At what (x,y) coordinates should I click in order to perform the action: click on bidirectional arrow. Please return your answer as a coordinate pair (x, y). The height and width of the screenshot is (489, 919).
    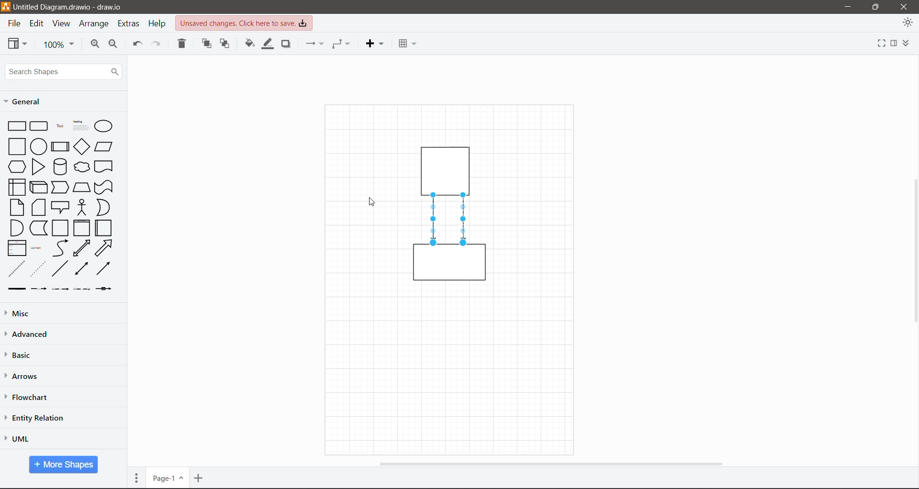
    Looking at the image, I should click on (82, 248).